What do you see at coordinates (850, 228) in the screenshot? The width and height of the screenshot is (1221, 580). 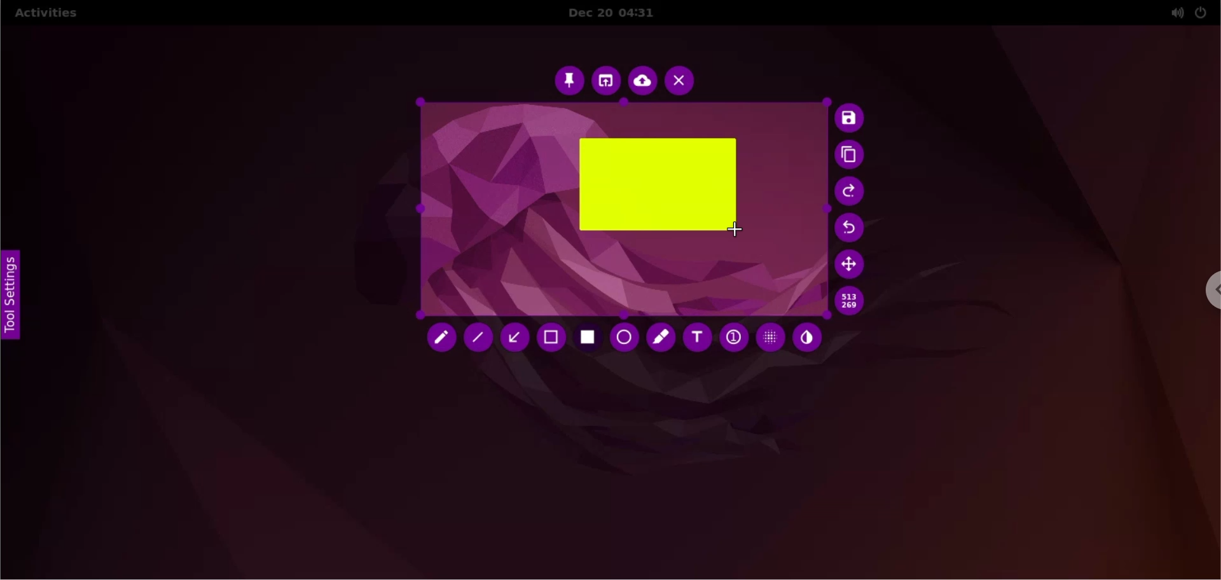 I see `undo` at bounding box center [850, 228].